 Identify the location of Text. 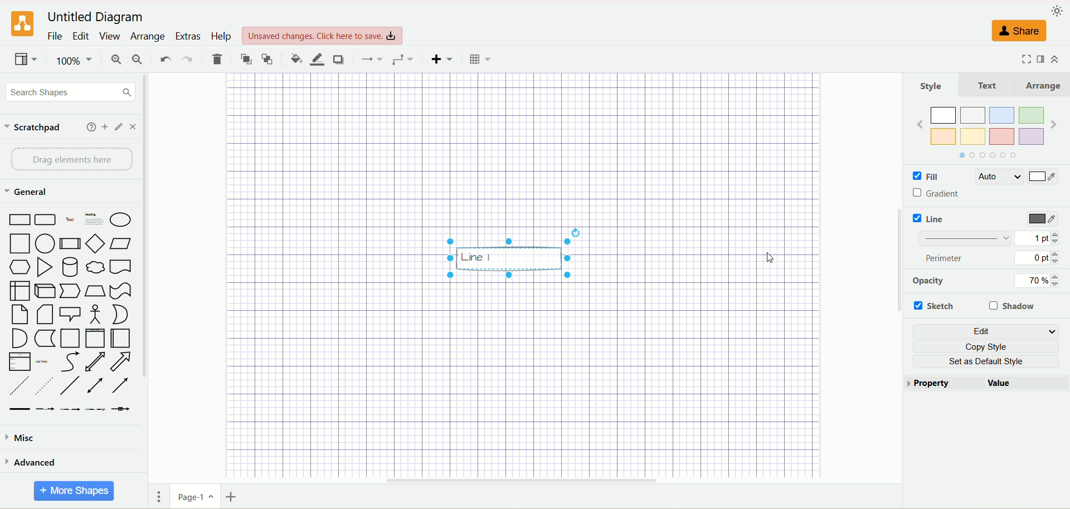
(71, 219).